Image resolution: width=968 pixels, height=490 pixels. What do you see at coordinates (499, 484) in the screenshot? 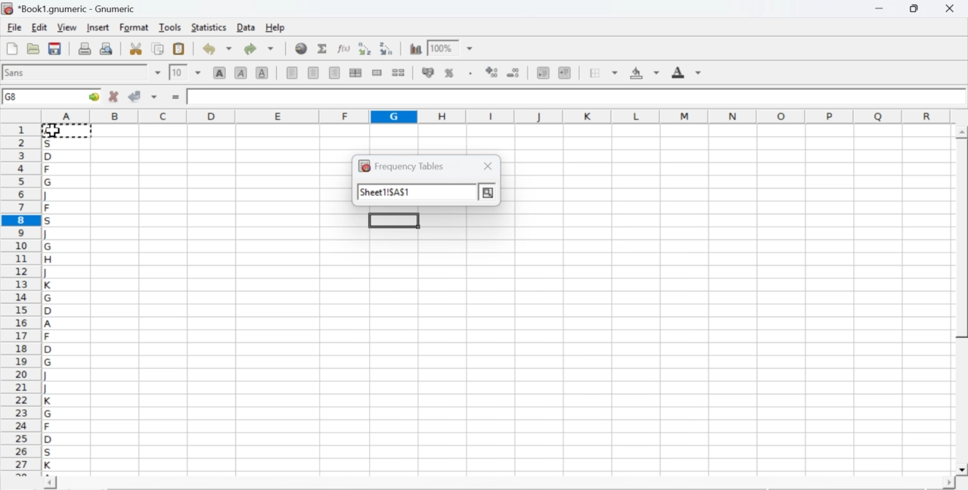
I see `scroll bar` at bounding box center [499, 484].